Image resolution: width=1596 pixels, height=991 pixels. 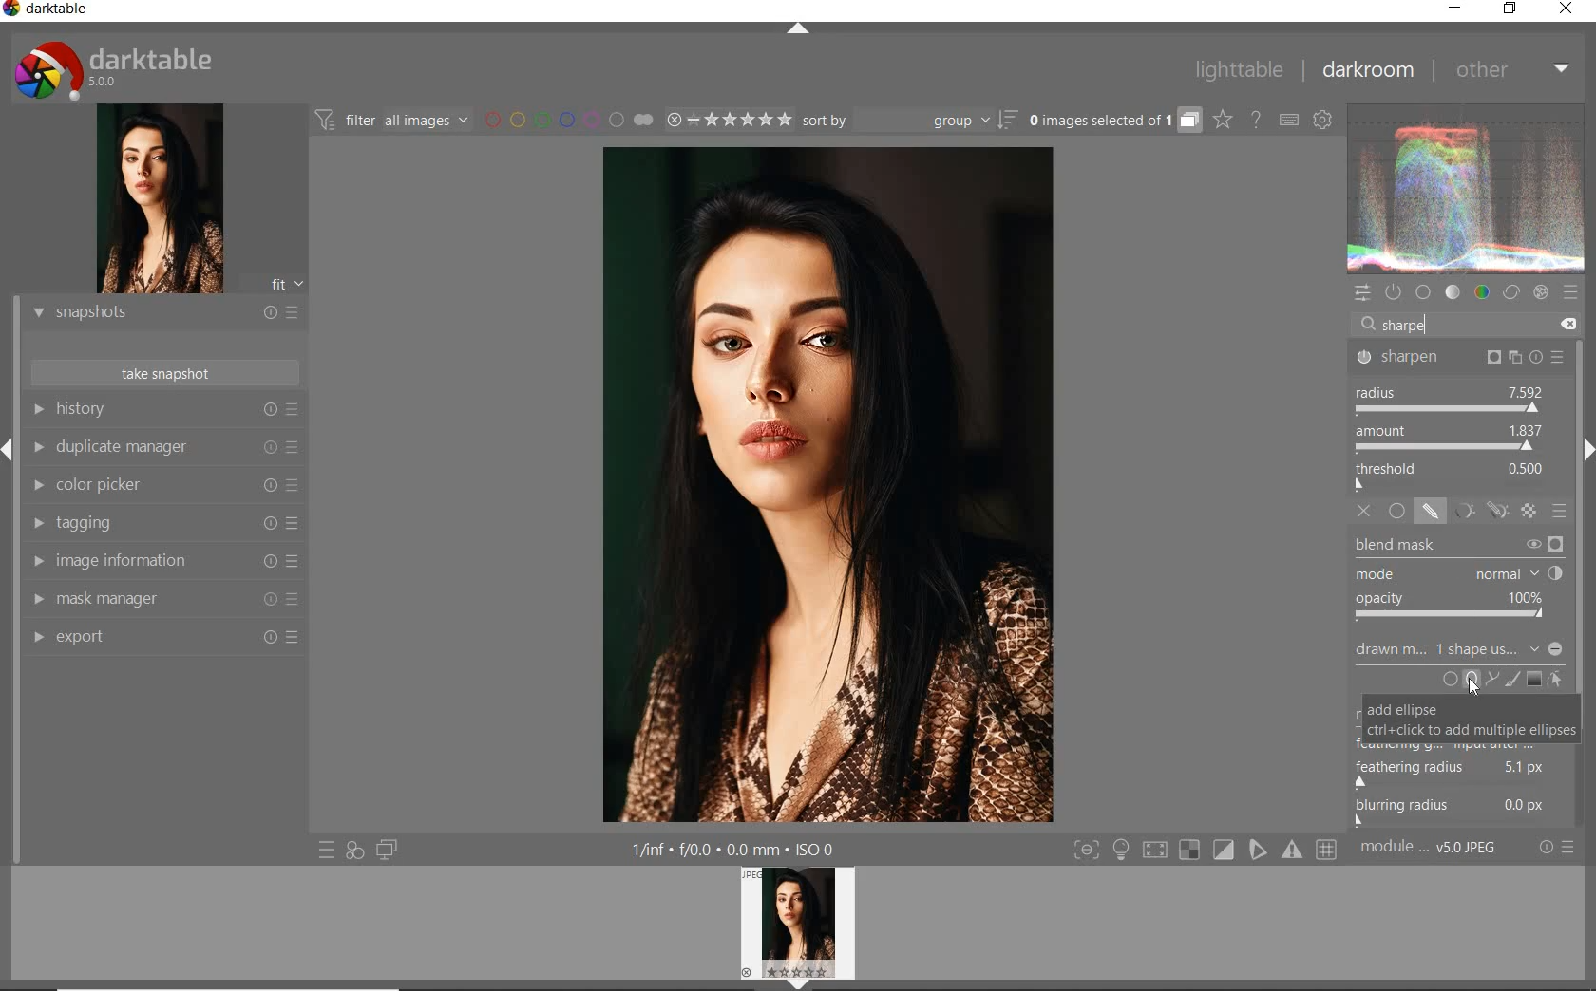 I want to click on THRESHOLD, so click(x=1452, y=475).